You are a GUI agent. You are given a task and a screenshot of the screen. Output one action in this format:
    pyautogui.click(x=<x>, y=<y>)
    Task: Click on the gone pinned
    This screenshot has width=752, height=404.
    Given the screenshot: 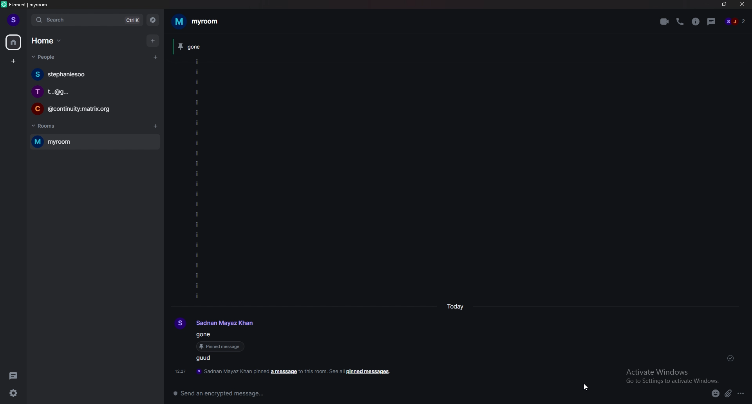 What is the action you would take?
    pyautogui.click(x=204, y=46)
    